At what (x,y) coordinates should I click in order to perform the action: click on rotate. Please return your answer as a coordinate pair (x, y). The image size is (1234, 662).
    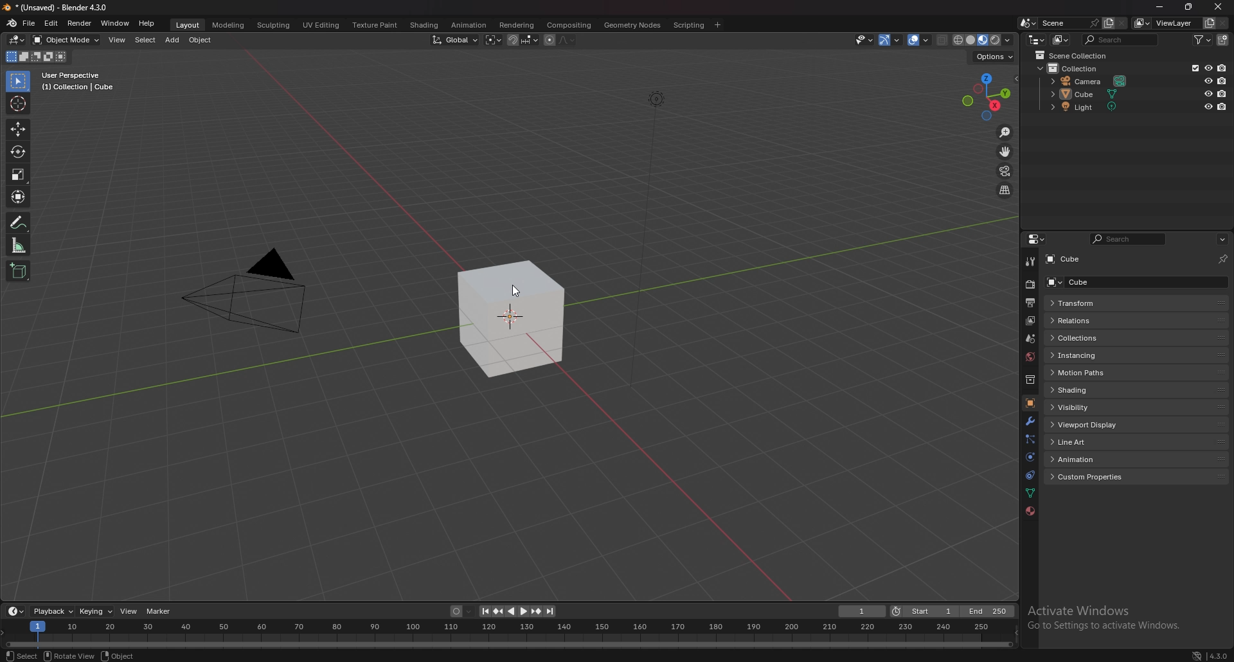
    Looking at the image, I should click on (19, 151).